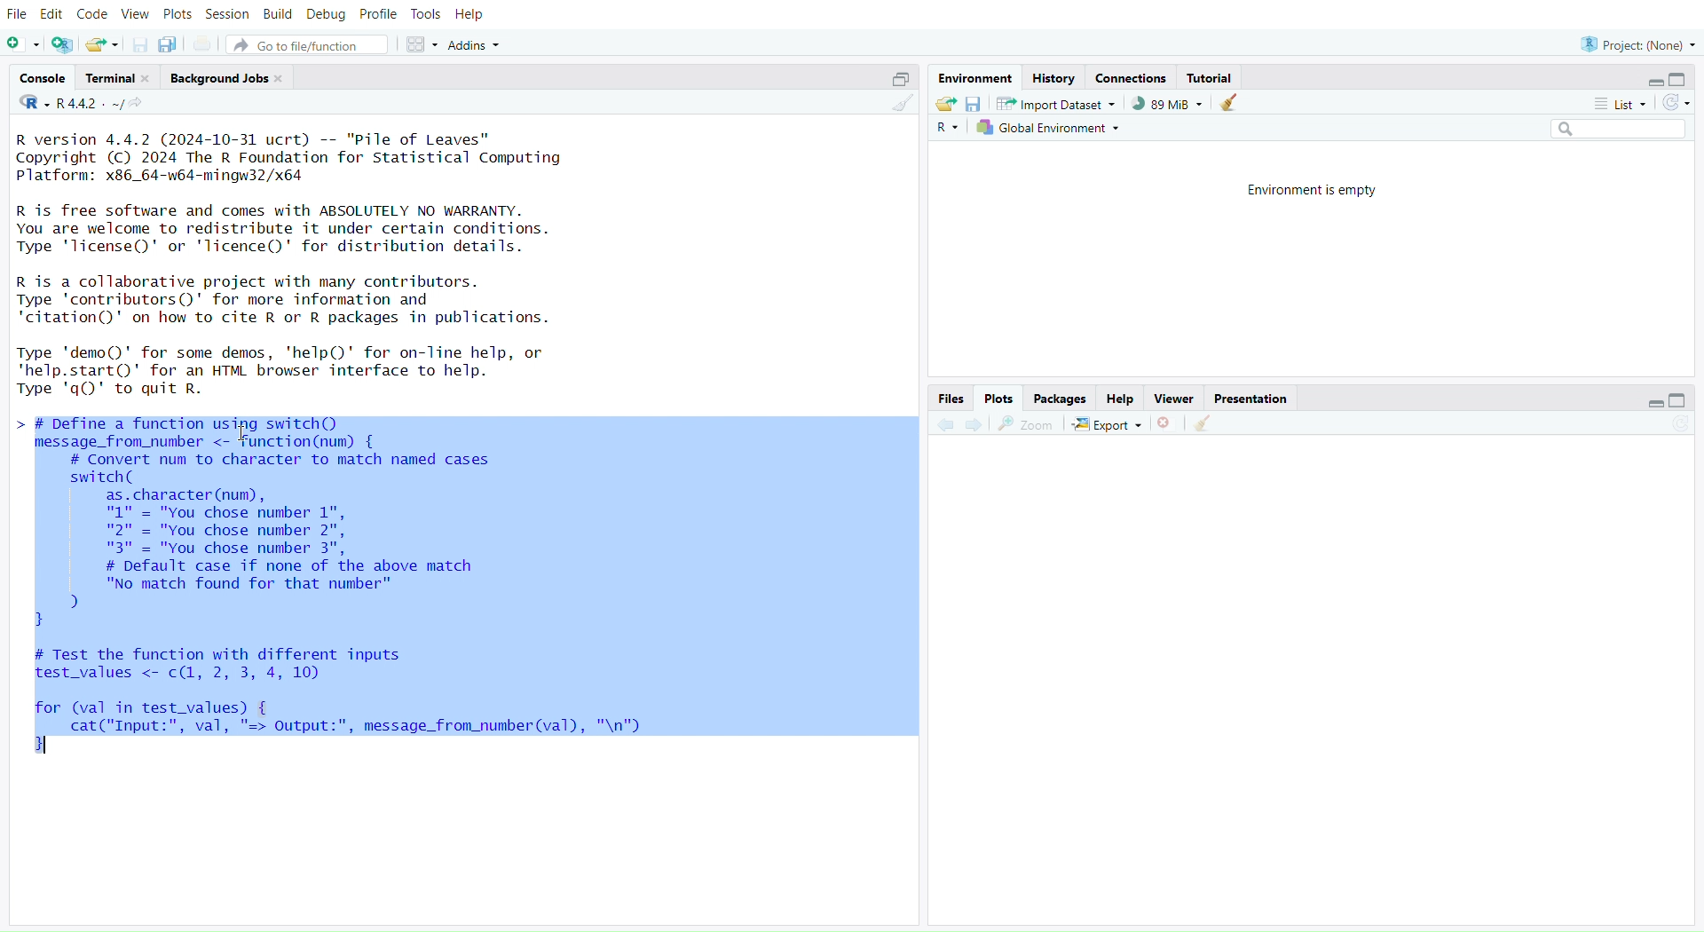 The width and height of the screenshot is (1704, 932). What do you see at coordinates (895, 81) in the screenshot?
I see `Maximize` at bounding box center [895, 81].